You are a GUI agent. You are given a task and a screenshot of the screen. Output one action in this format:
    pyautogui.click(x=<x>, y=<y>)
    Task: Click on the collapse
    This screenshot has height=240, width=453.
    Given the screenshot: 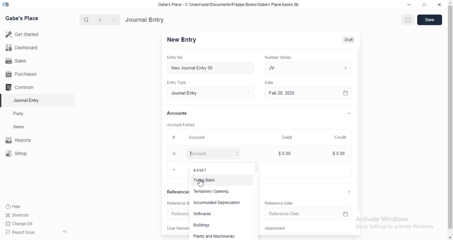 What is the action you would take?
    pyautogui.click(x=351, y=114)
    